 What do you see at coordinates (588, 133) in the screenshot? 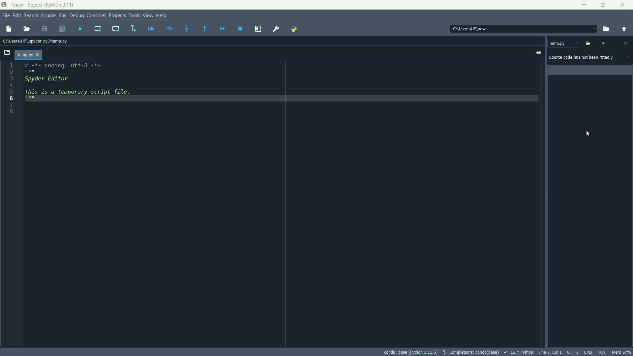
I see `cursor` at bounding box center [588, 133].